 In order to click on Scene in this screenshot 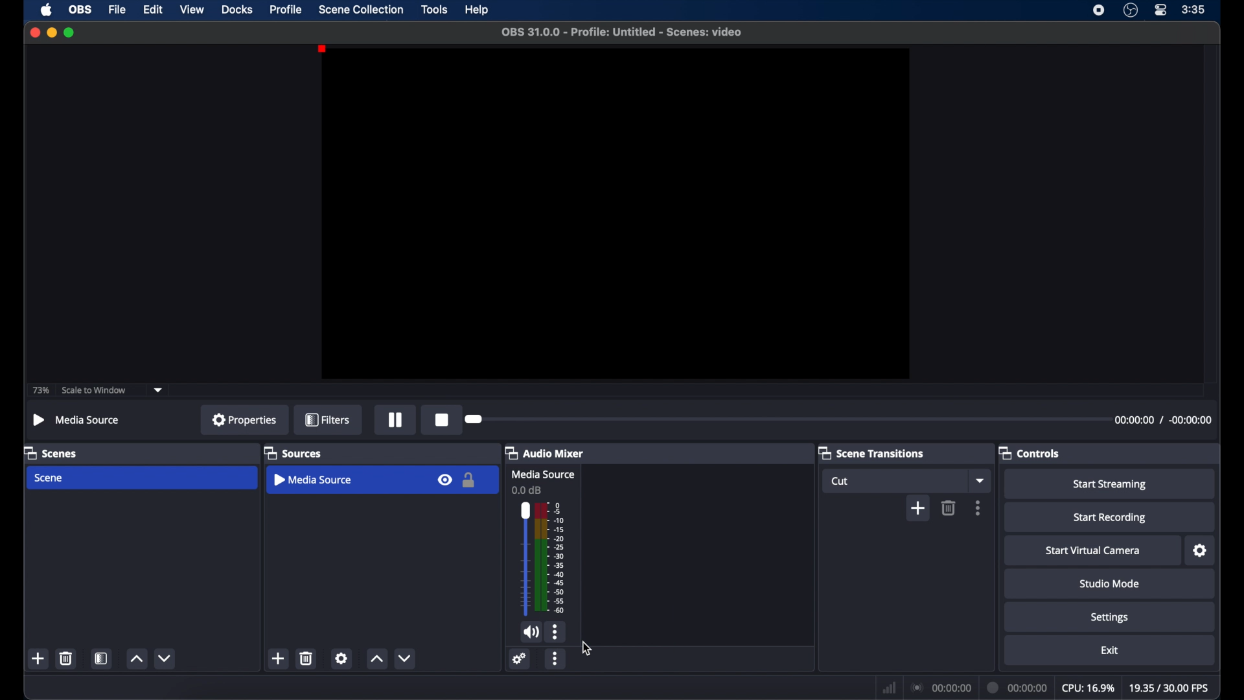, I will do `click(50, 478)`.